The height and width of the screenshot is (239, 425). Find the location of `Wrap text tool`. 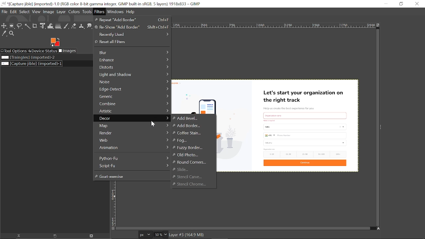

Wrap text tool is located at coordinates (50, 26).